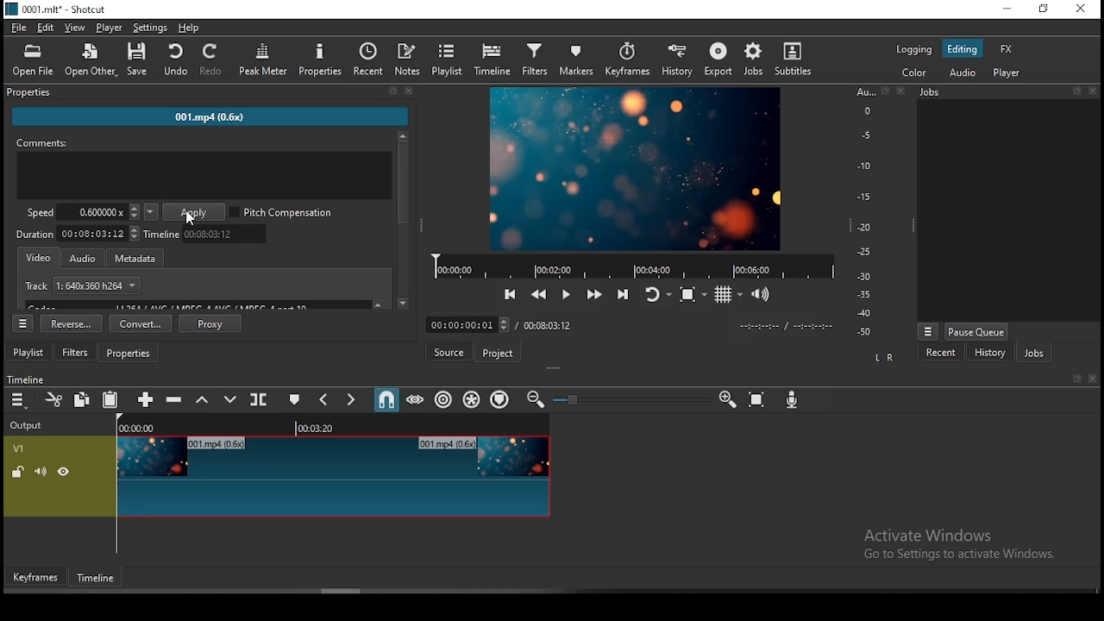 Image resolution: width=1104 pixels, height=621 pixels. What do you see at coordinates (221, 118) in the screenshot?
I see `001.mp4 (0.9x)` at bounding box center [221, 118].